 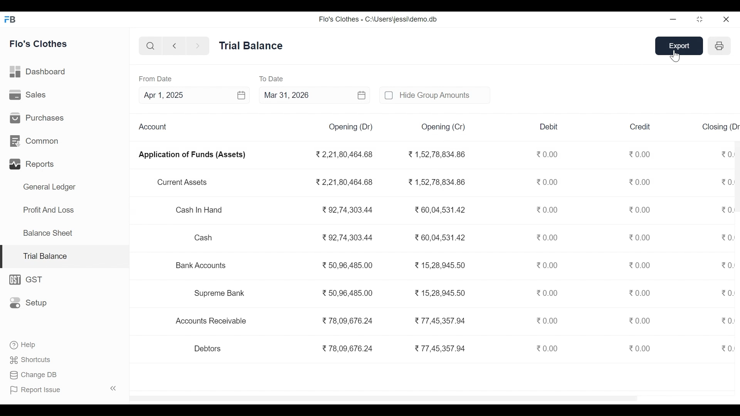 What do you see at coordinates (549, 320) in the screenshot?
I see `0.00` at bounding box center [549, 320].